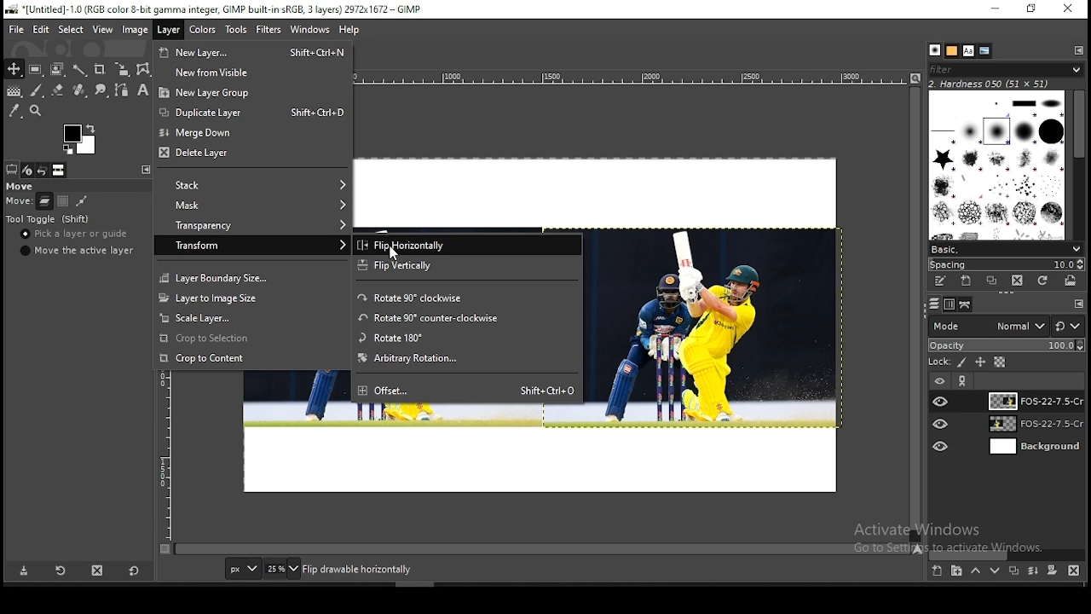  What do you see at coordinates (99, 68) in the screenshot?
I see `crop tool` at bounding box center [99, 68].